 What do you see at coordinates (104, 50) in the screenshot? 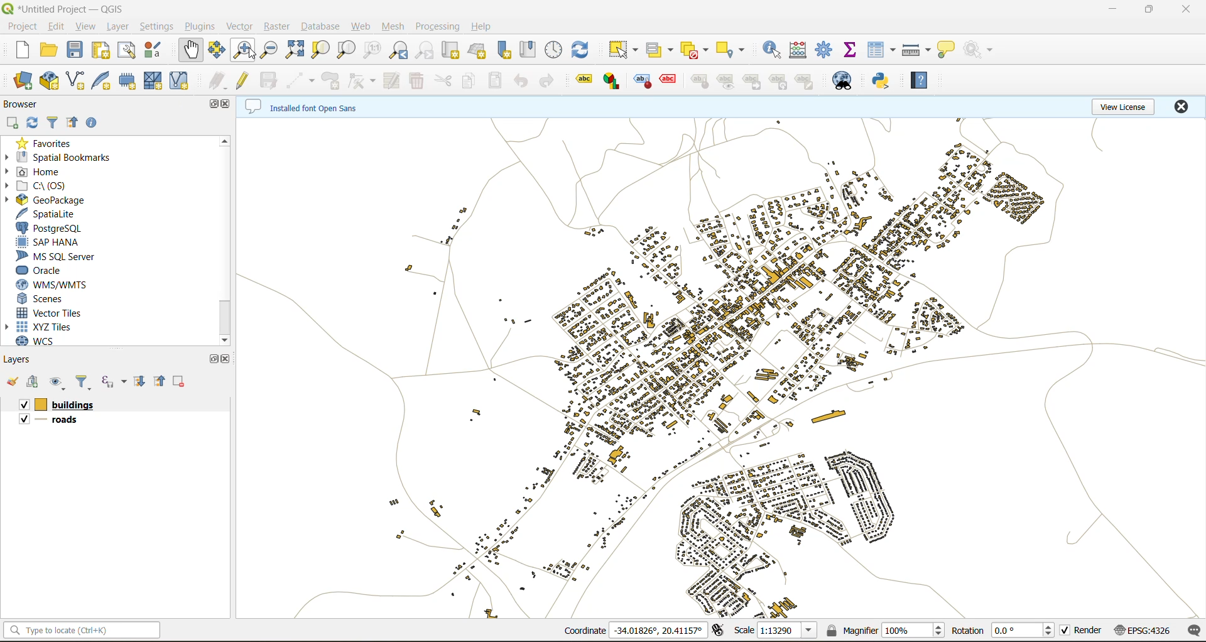
I see `print layout` at bounding box center [104, 50].